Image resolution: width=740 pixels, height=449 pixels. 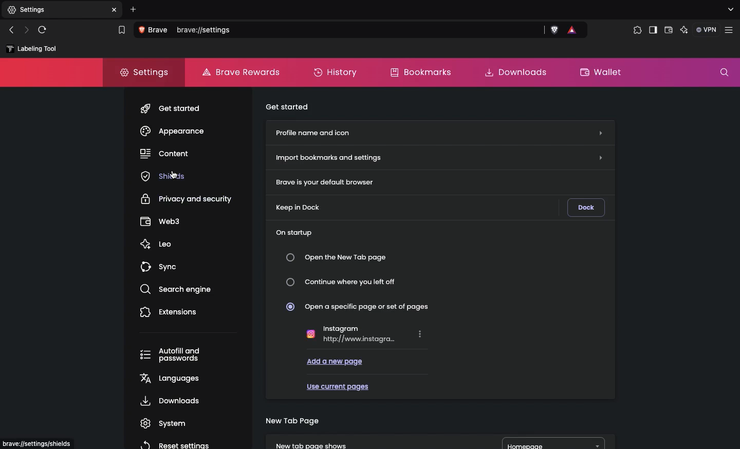 I want to click on Wallet, so click(x=669, y=31).